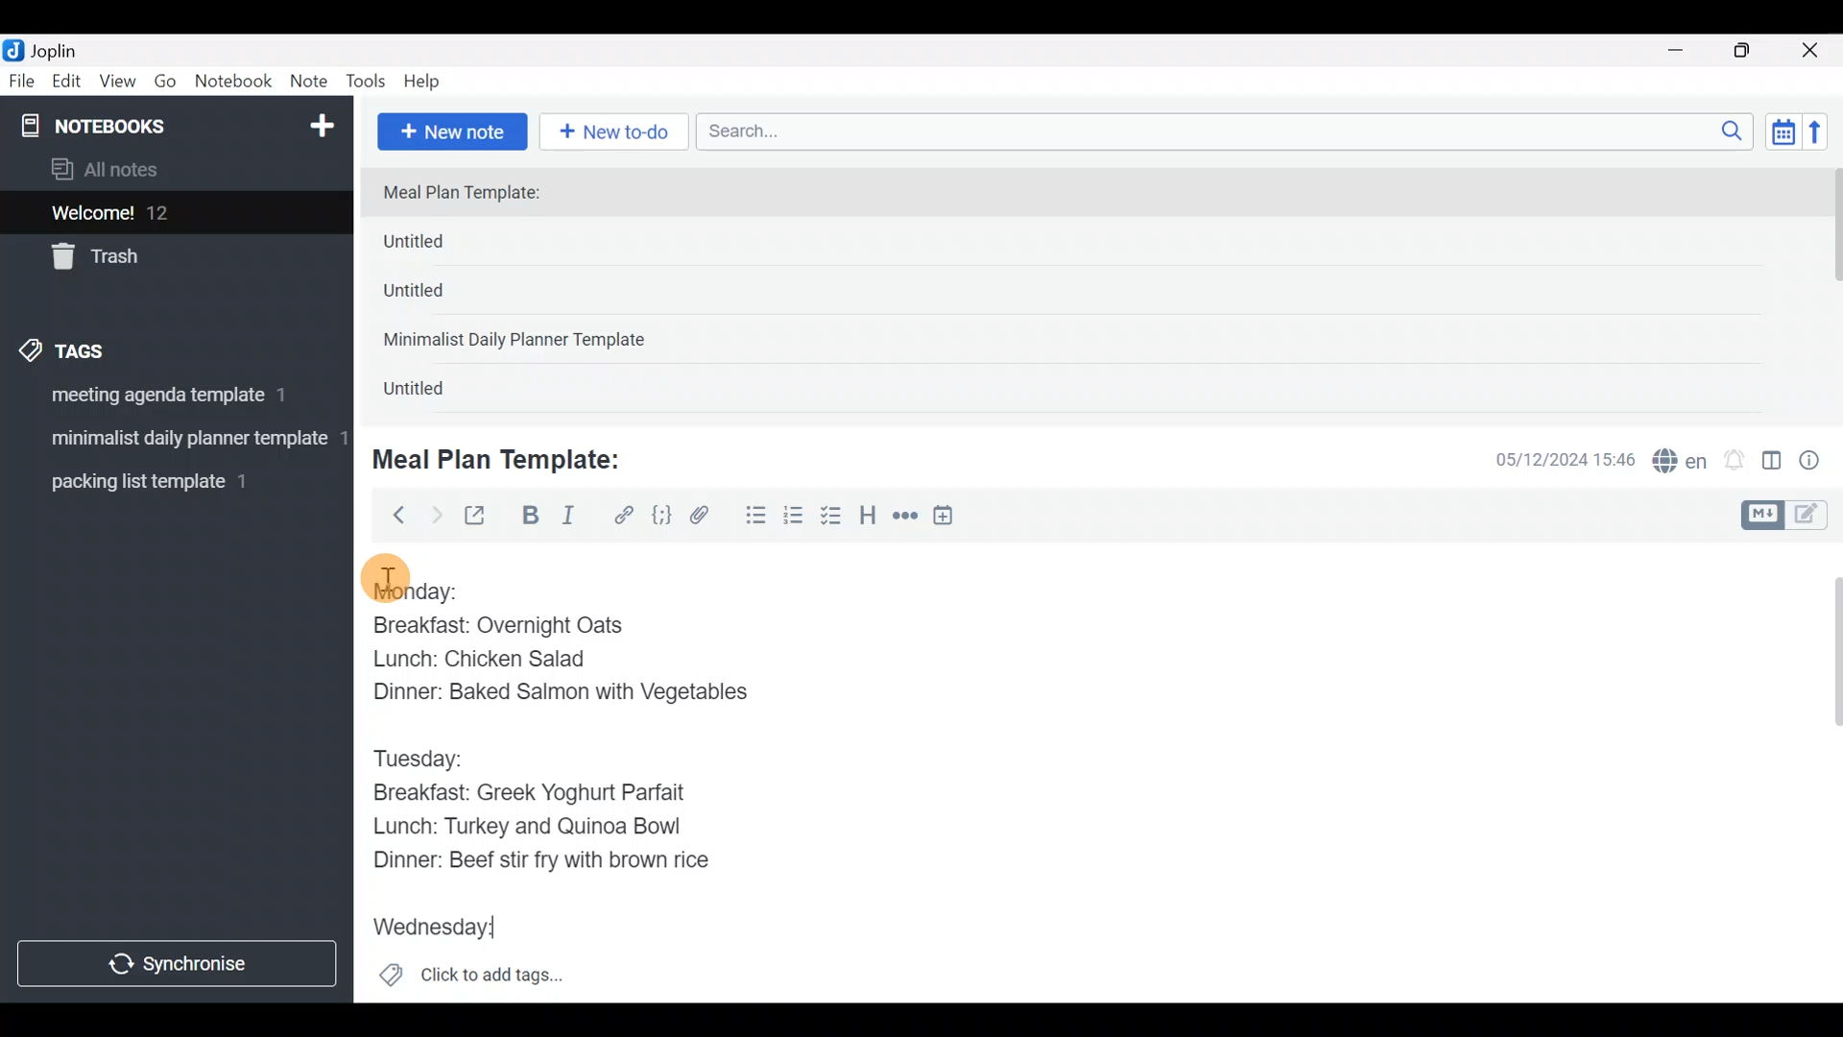  Describe the element at coordinates (450, 130) in the screenshot. I see `New note` at that location.